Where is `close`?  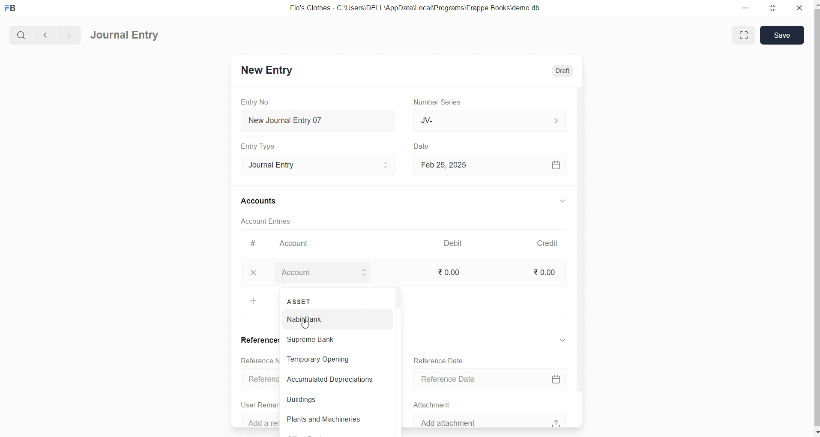
close is located at coordinates (799, 9).